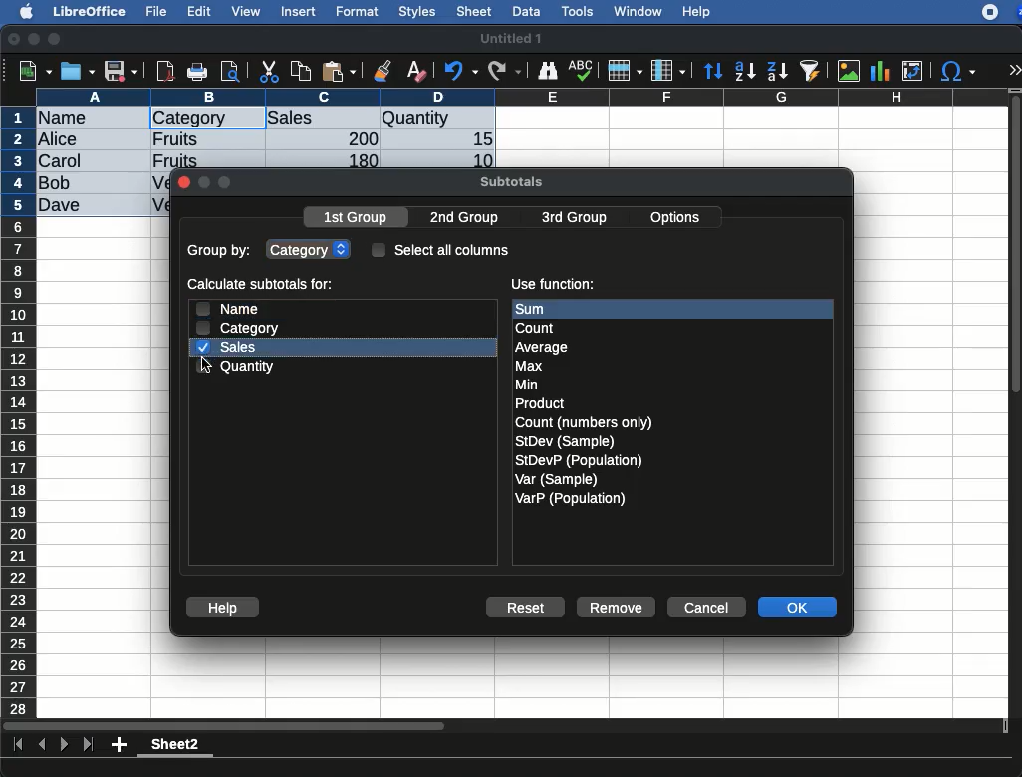 The width and height of the screenshot is (1022, 777). Describe the element at coordinates (91, 11) in the screenshot. I see `libreoffice` at that location.